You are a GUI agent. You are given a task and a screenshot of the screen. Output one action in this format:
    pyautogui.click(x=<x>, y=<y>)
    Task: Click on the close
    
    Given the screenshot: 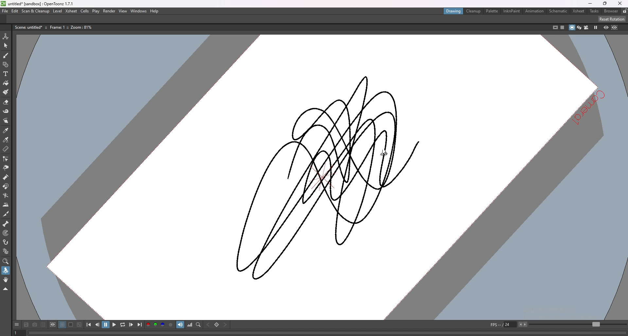 What is the action you would take?
    pyautogui.click(x=621, y=3)
    